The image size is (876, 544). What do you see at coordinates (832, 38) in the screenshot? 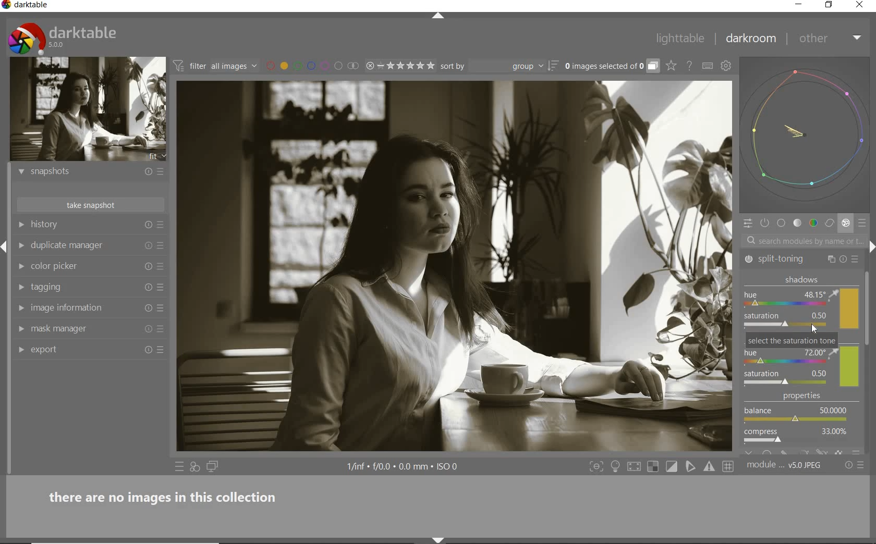
I see `other` at bounding box center [832, 38].